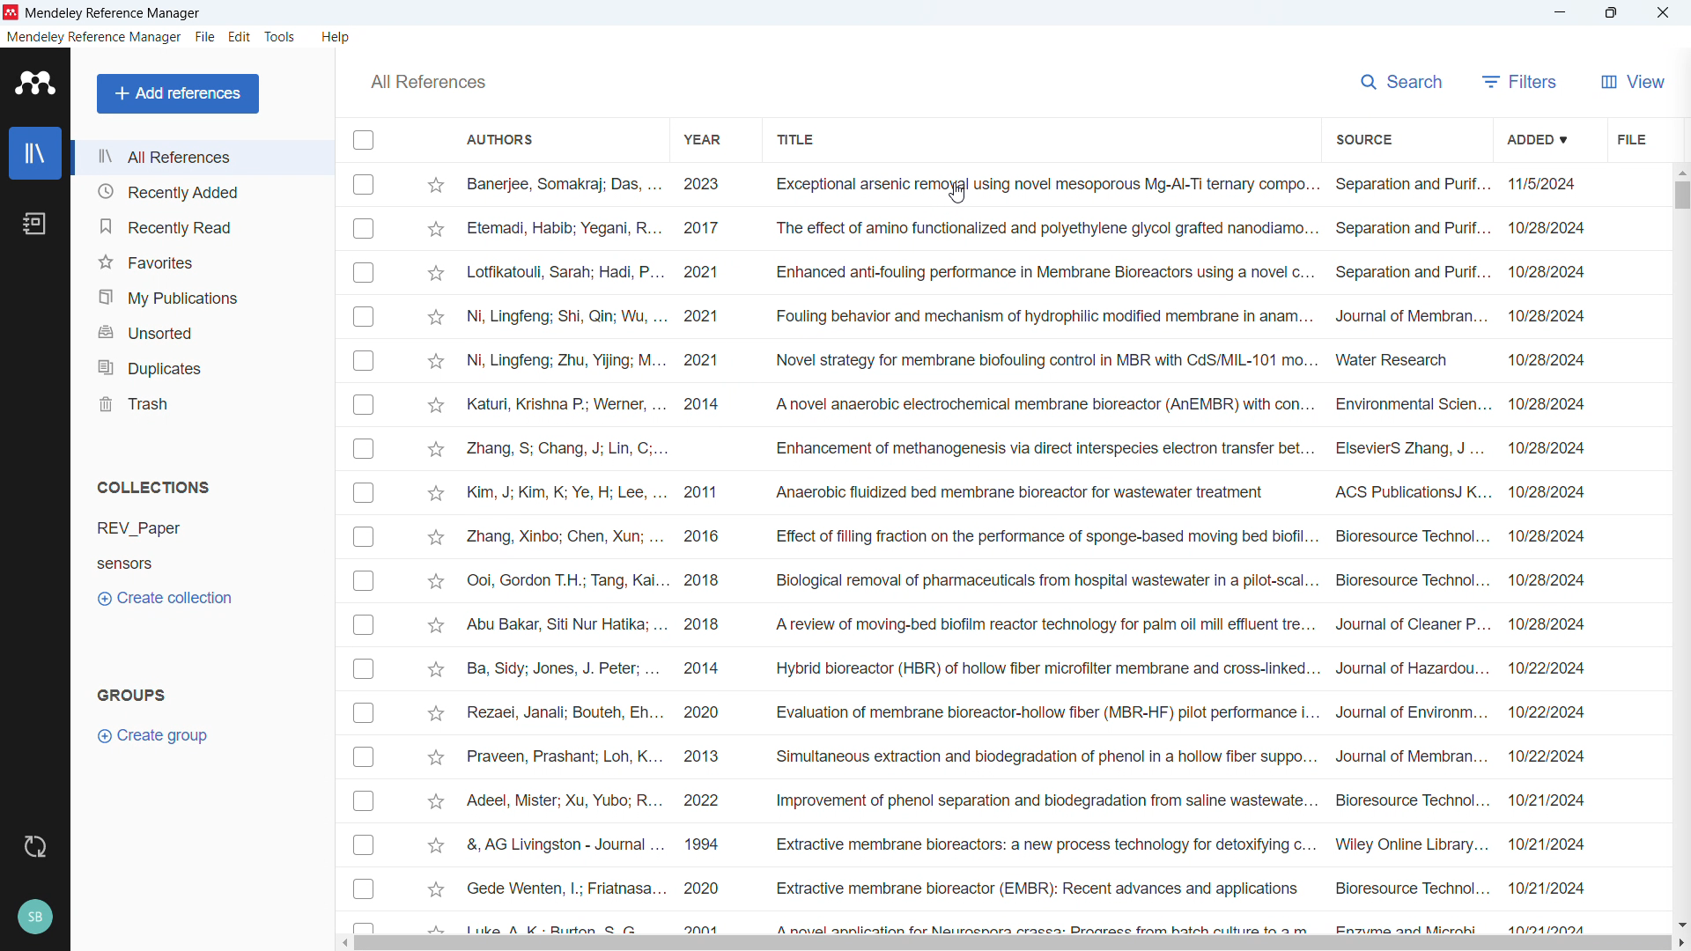 The image size is (1691, 951). Describe the element at coordinates (709, 230) in the screenshot. I see `2017` at that location.